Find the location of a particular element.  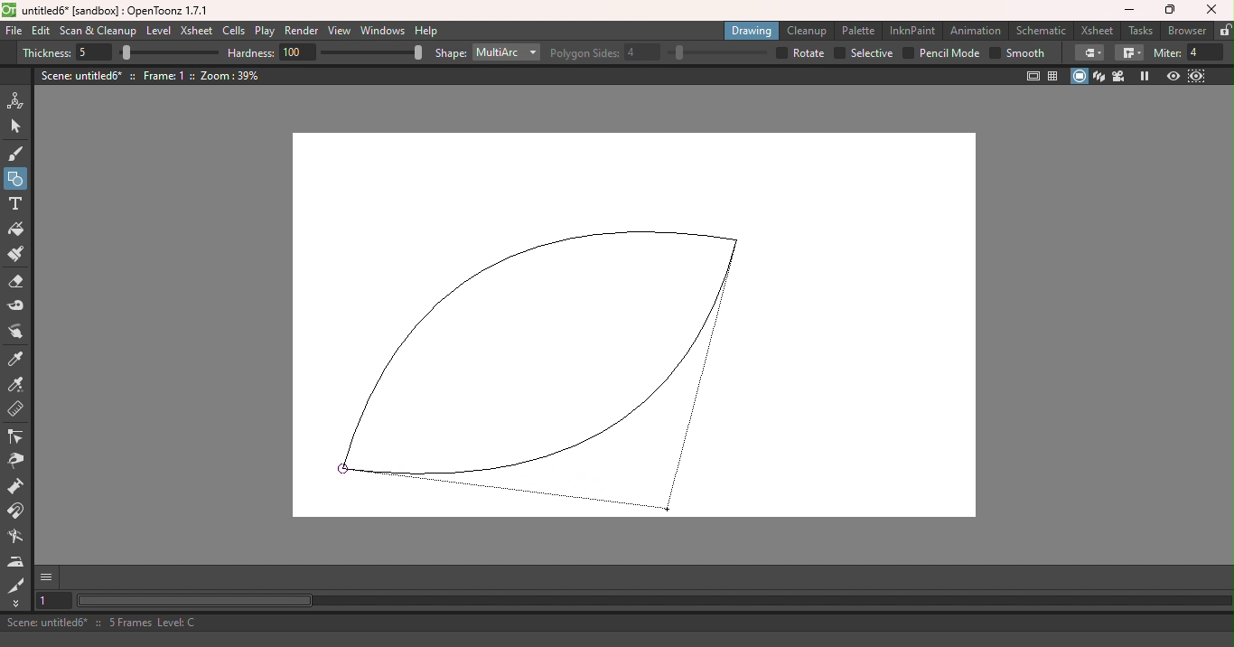

Control point editor tool is located at coordinates (19, 438).